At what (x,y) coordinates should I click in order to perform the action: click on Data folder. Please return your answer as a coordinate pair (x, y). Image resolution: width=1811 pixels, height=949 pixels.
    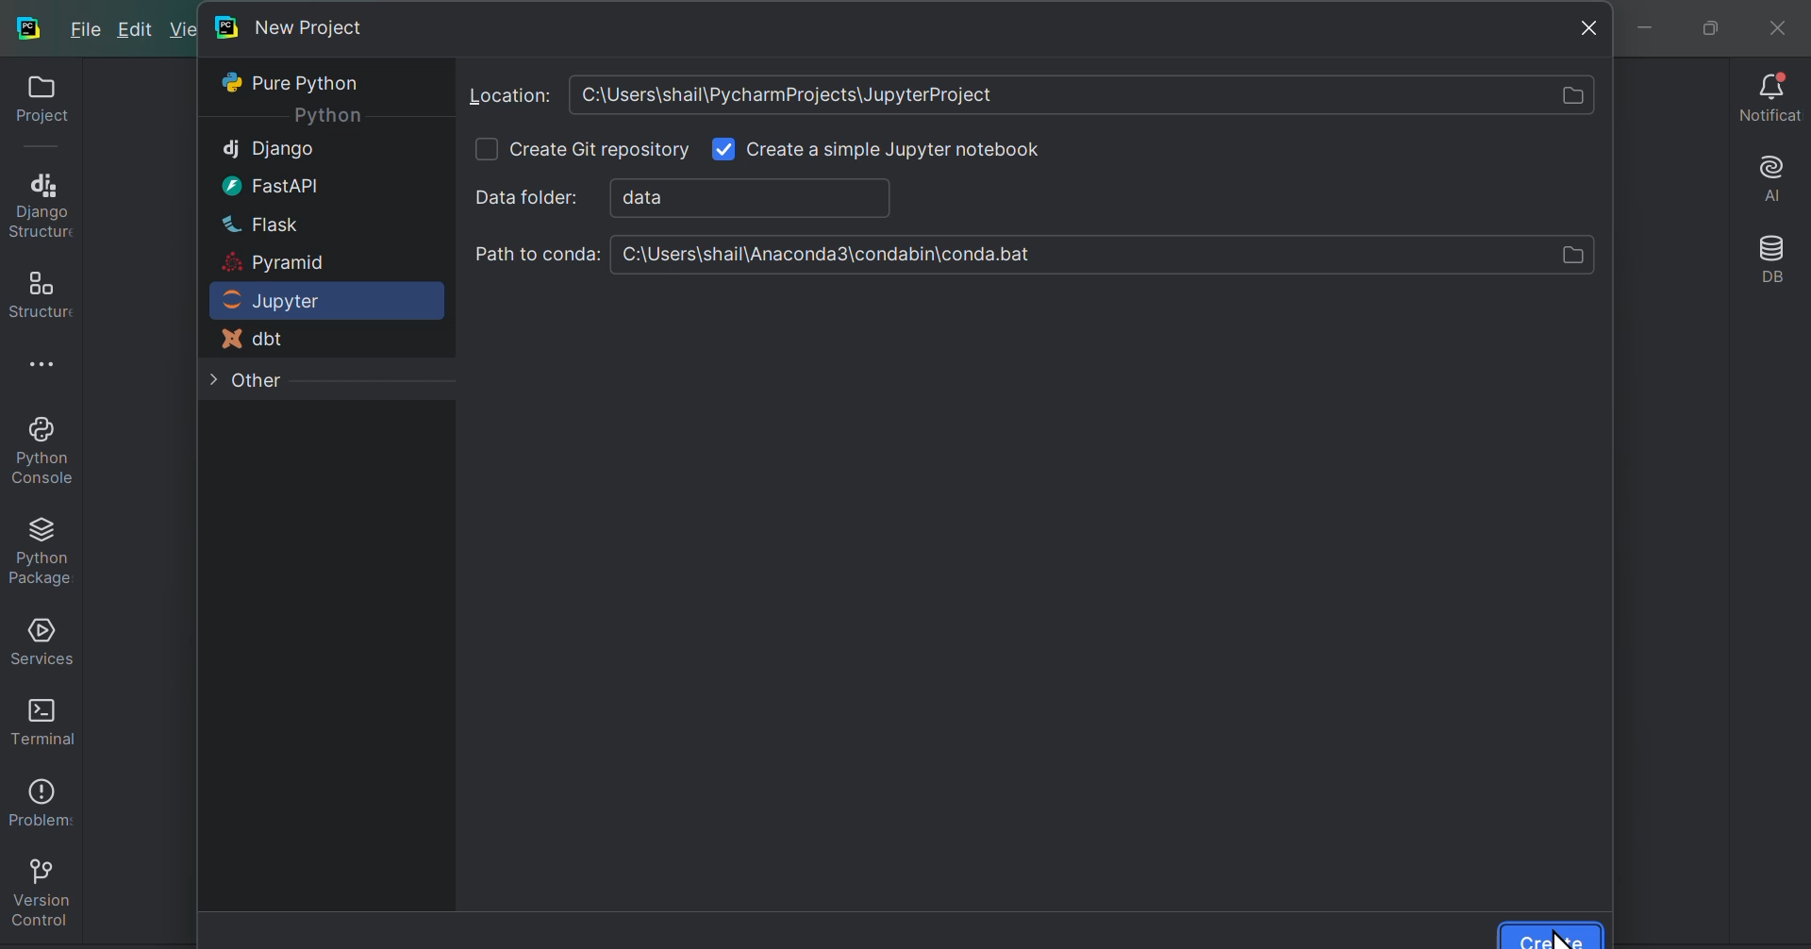
    Looking at the image, I should click on (728, 197).